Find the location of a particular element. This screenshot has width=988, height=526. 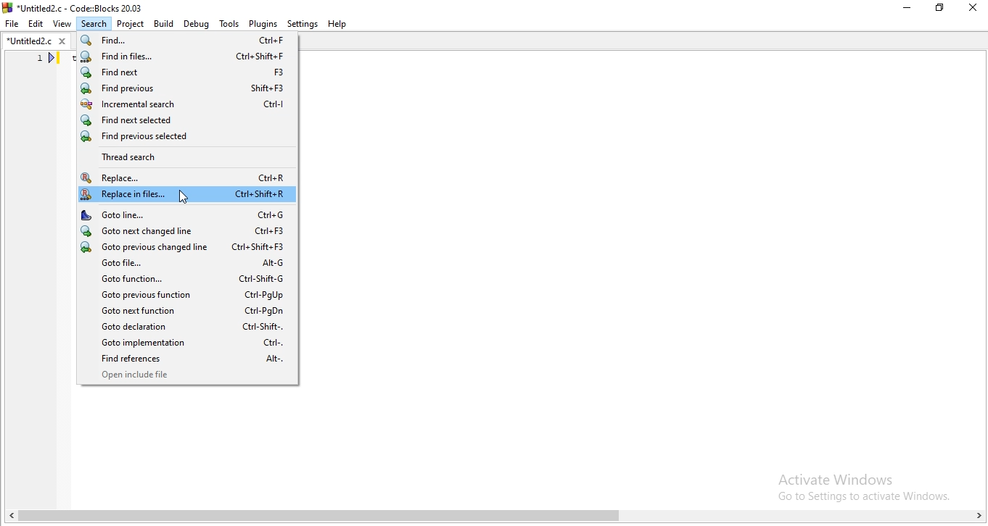

line number is located at coordinates (47, 60).